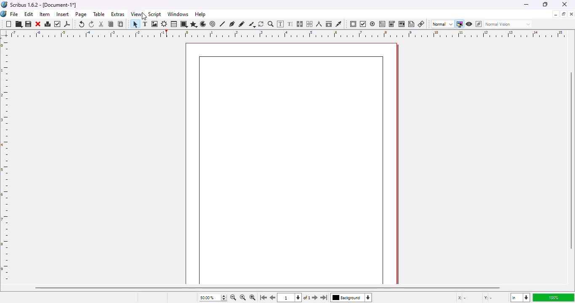  I want to click on edit text with story editor, so click(290, 24).